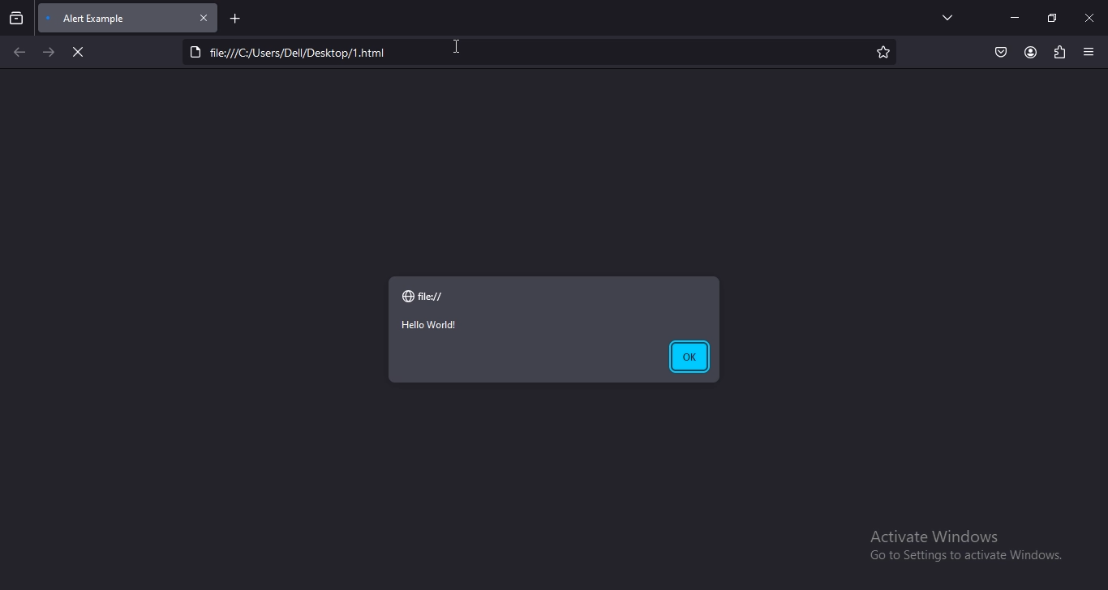  Describe the element at coordinates (102, 17) in the screenshot. I see `alert example` at that location.